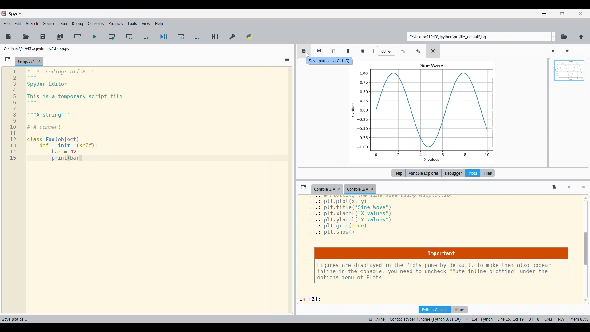  I want to click on Change to parent directory, so click(581, 37).